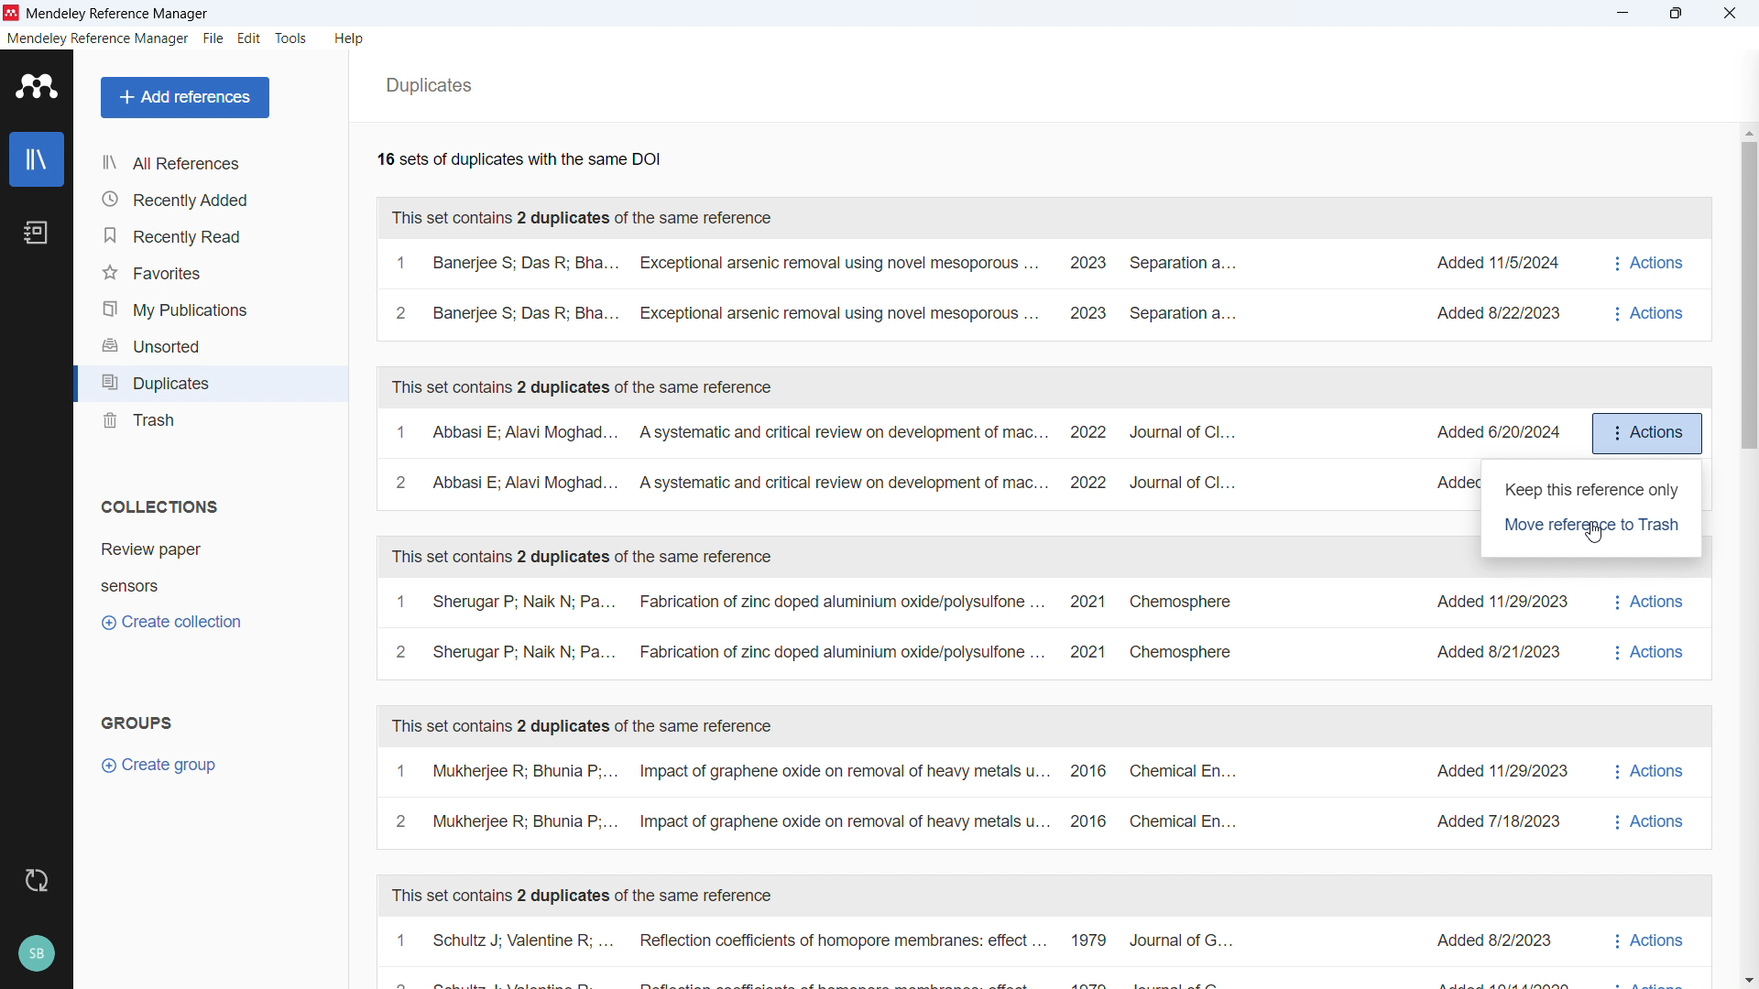  I want to click on A set of duplicates , so click(986, 952).